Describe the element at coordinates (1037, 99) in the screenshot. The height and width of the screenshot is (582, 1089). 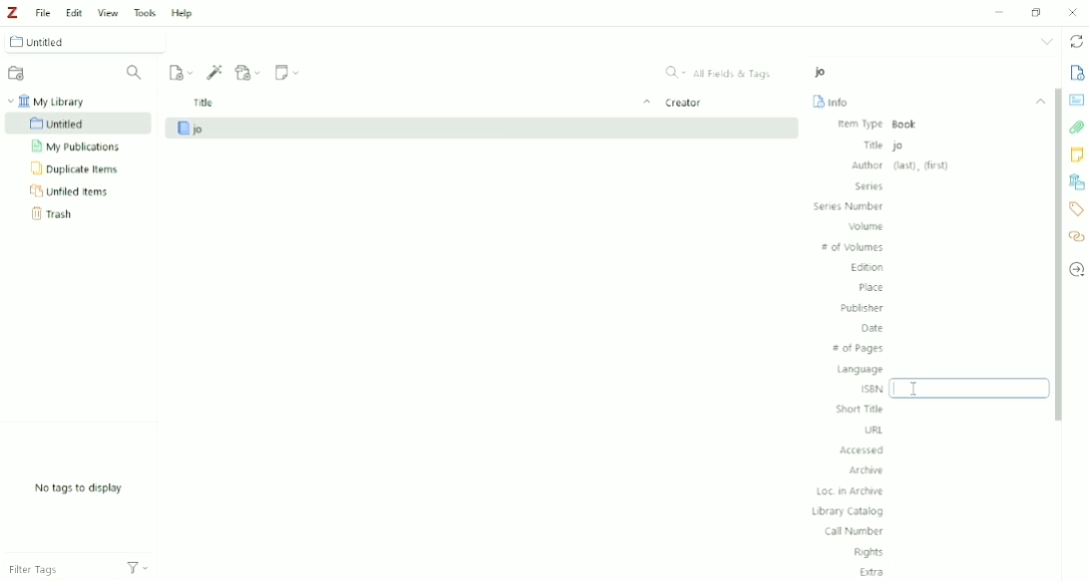
I see `Collapse section` at that location.